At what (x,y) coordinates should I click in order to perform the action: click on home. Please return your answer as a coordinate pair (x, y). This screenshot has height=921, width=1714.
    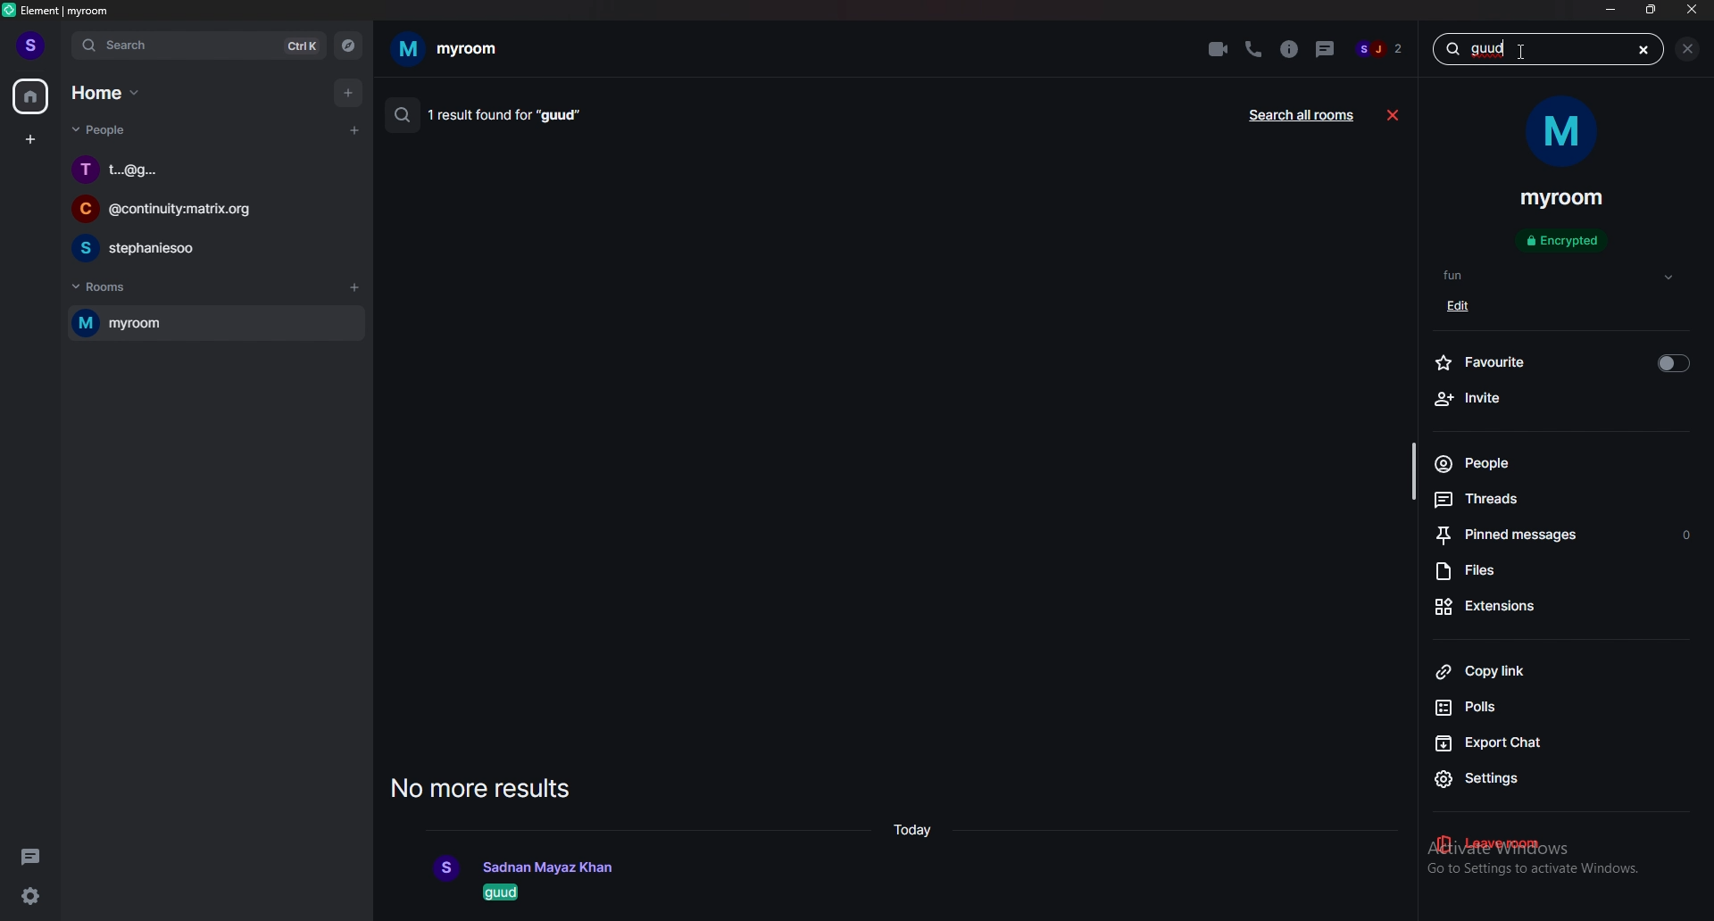
    Looking at the image, I should click on (110, 93).